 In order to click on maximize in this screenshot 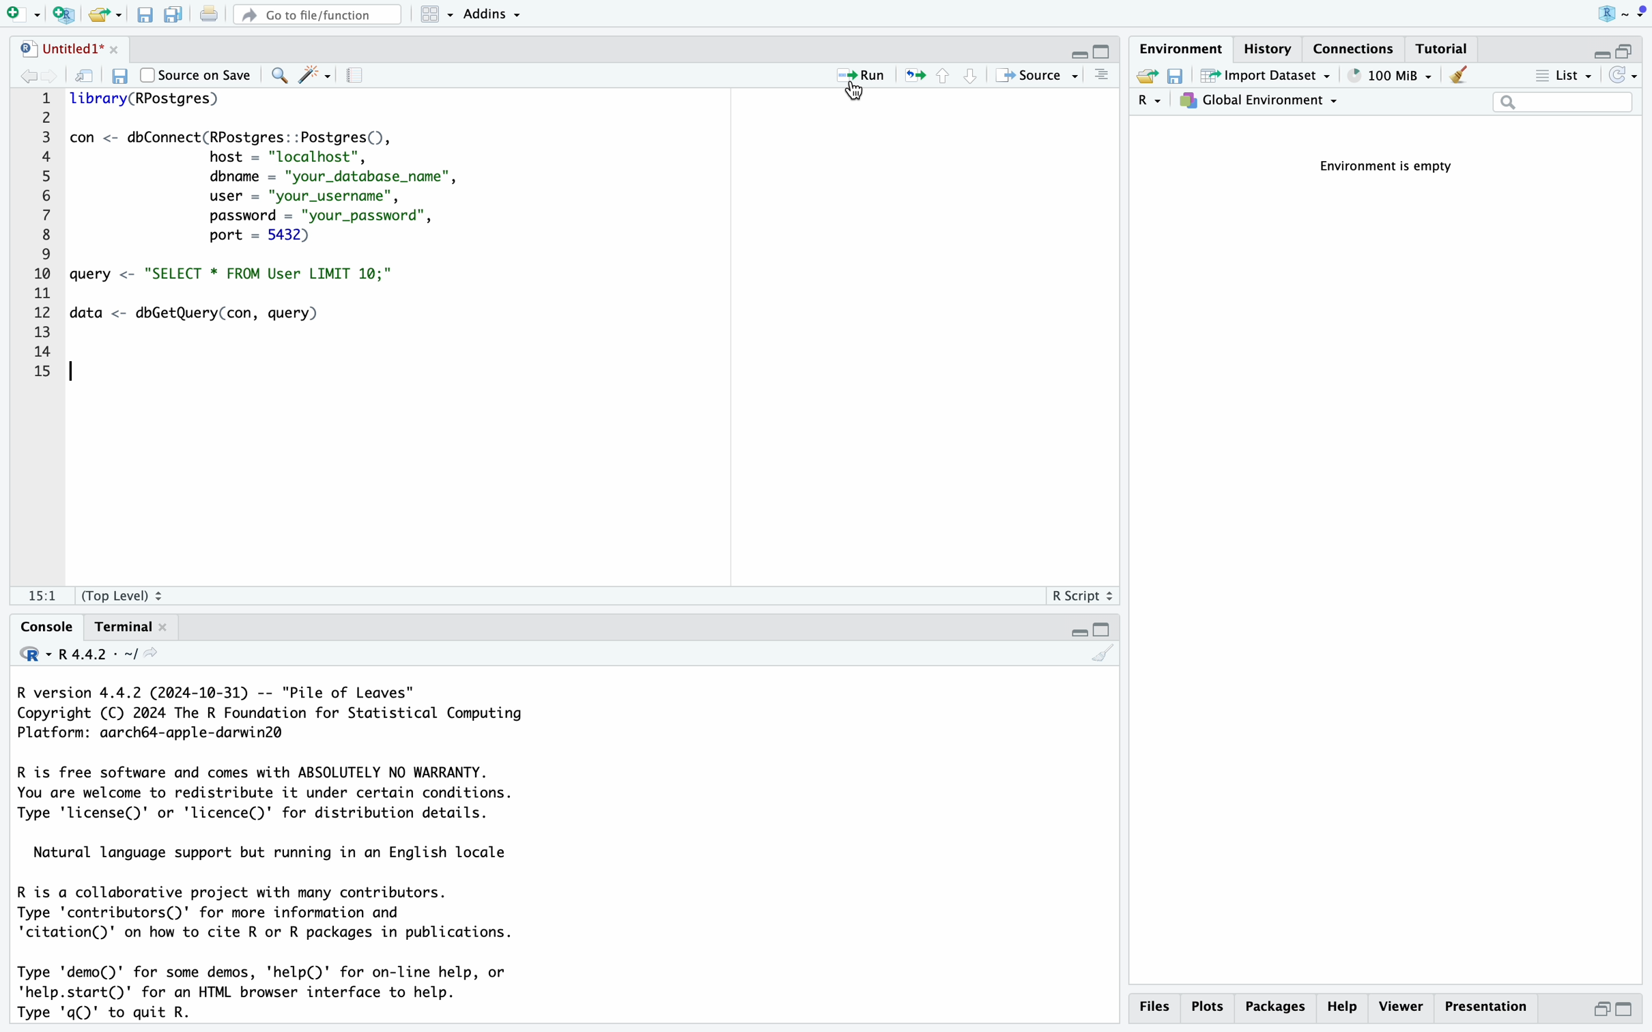, I will do `click(1634, 1011)`.